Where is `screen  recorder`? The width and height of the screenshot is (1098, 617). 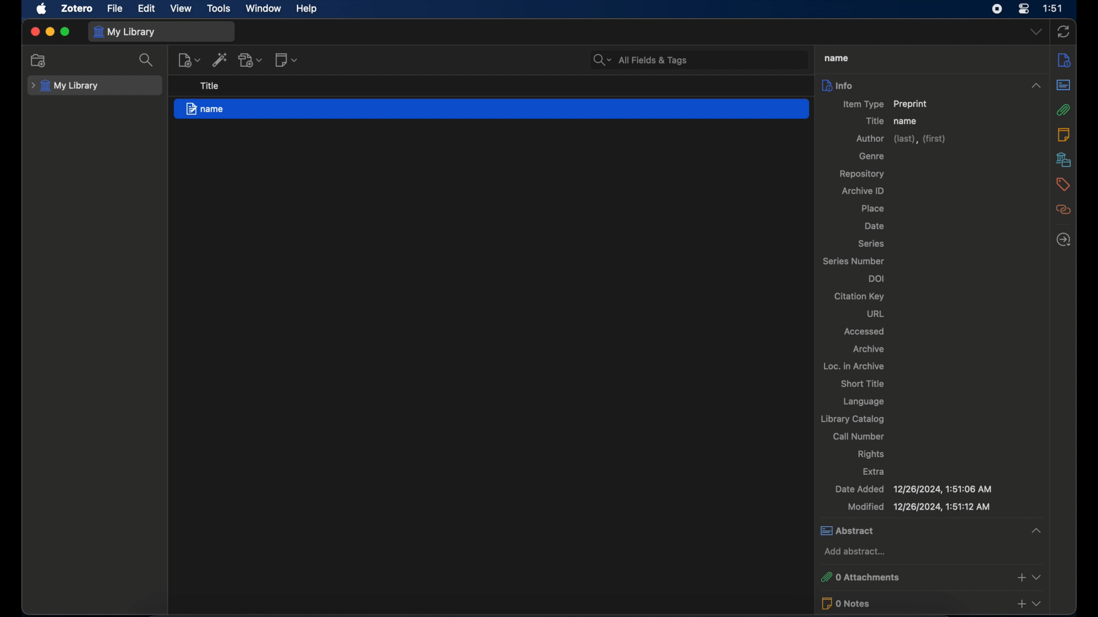
screen  recorder is located at coordinates (996, 9).